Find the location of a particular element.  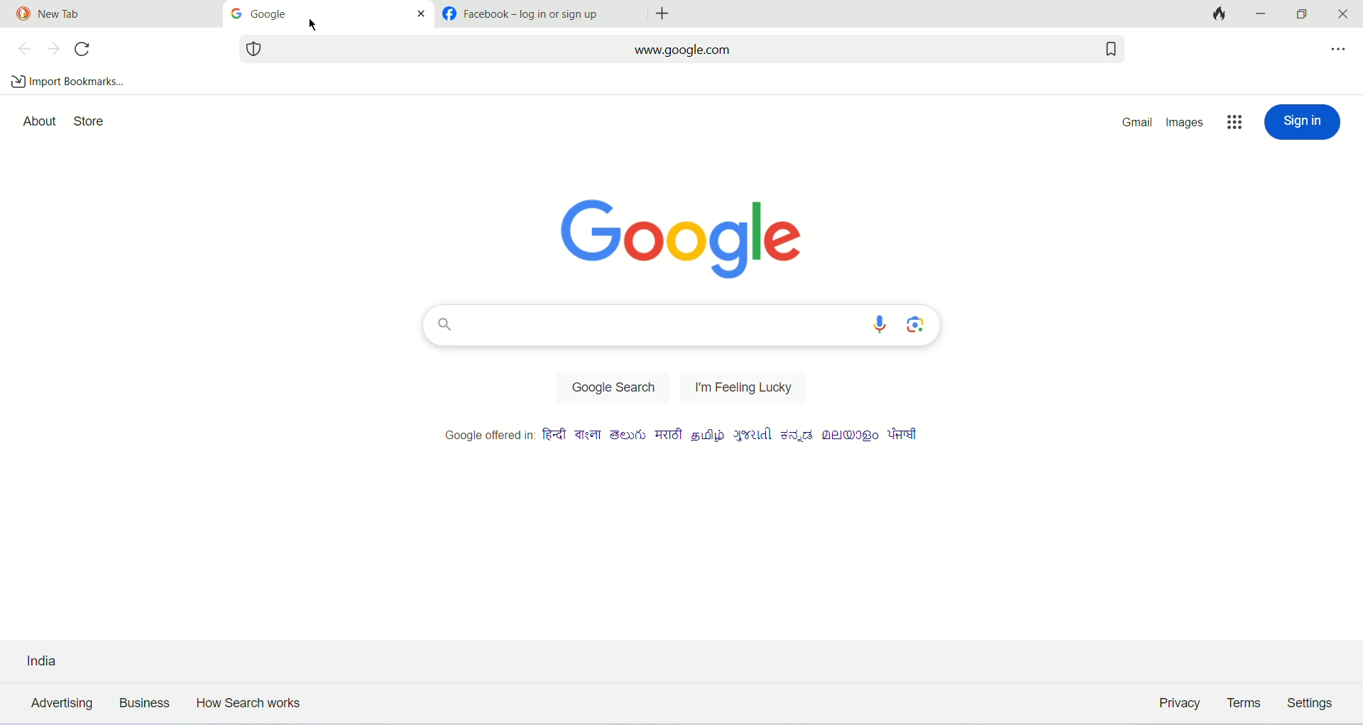

more options is located at coordinates (1340, 55).